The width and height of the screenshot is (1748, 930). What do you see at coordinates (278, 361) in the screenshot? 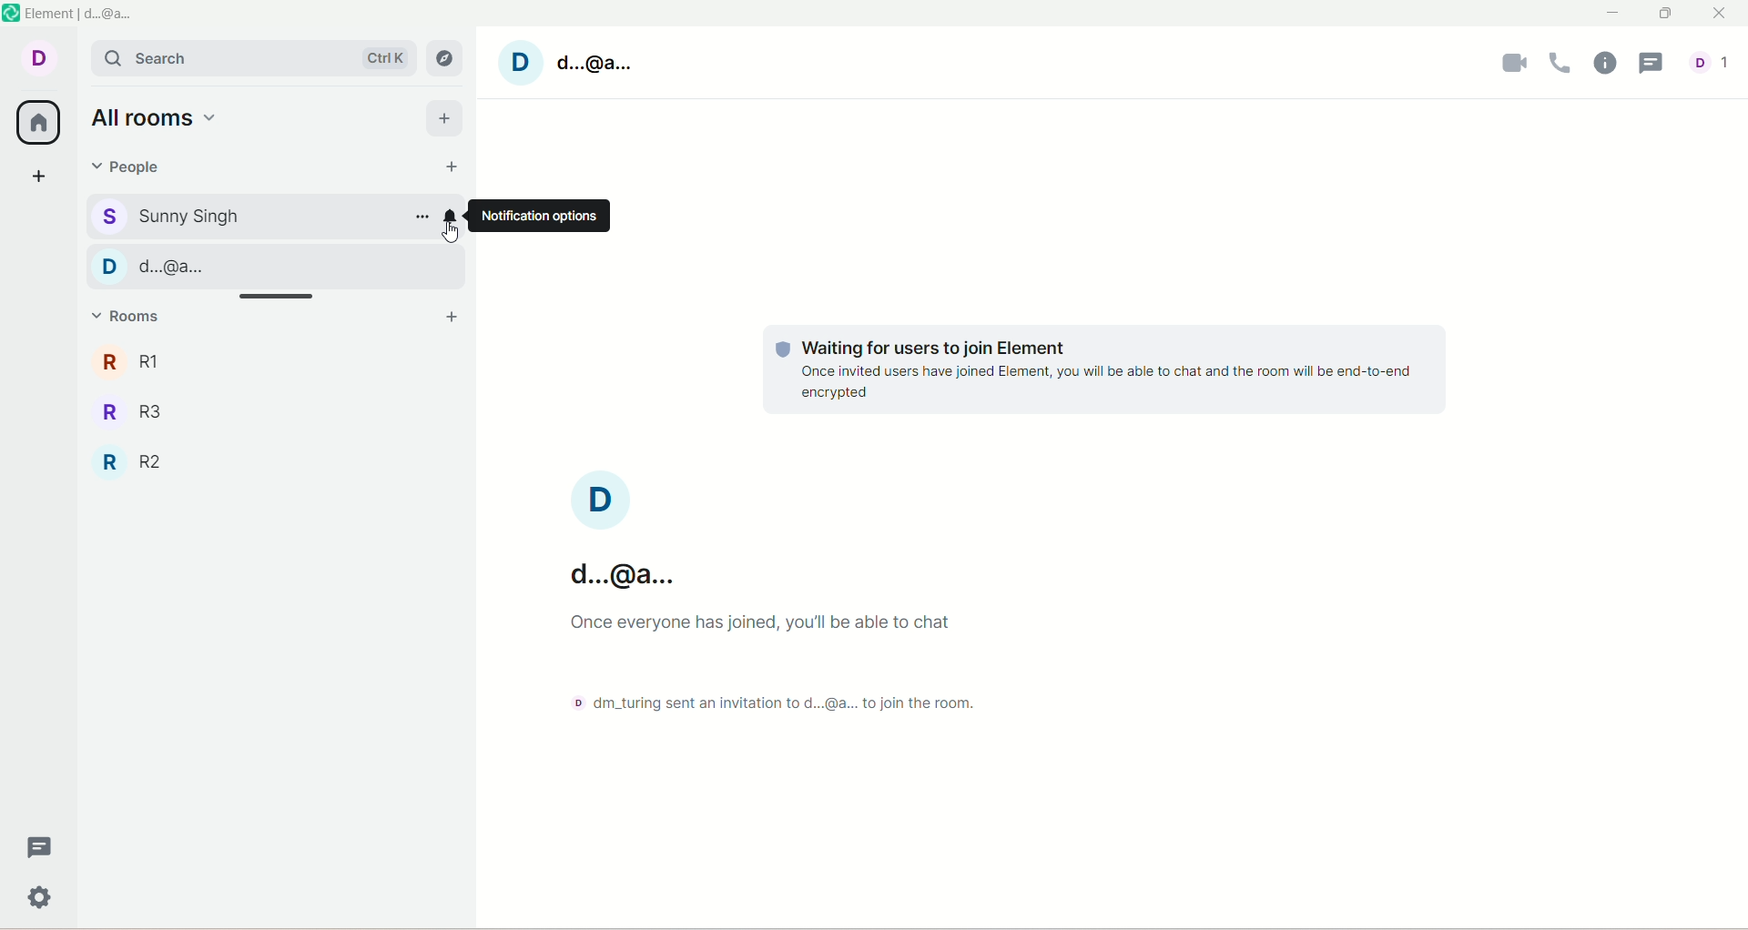
I see `R1` at bounding box center [278, 361].